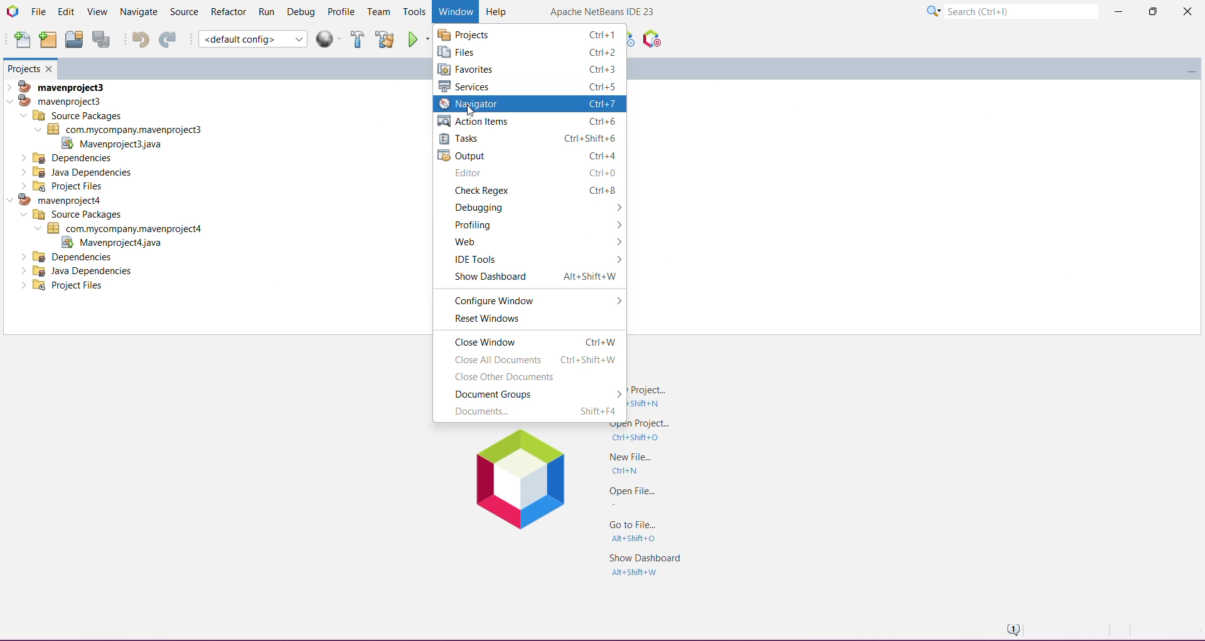 The image size is (1205, 641). I want to click on com.mycompany.mavenproject3, so click(118, 129).